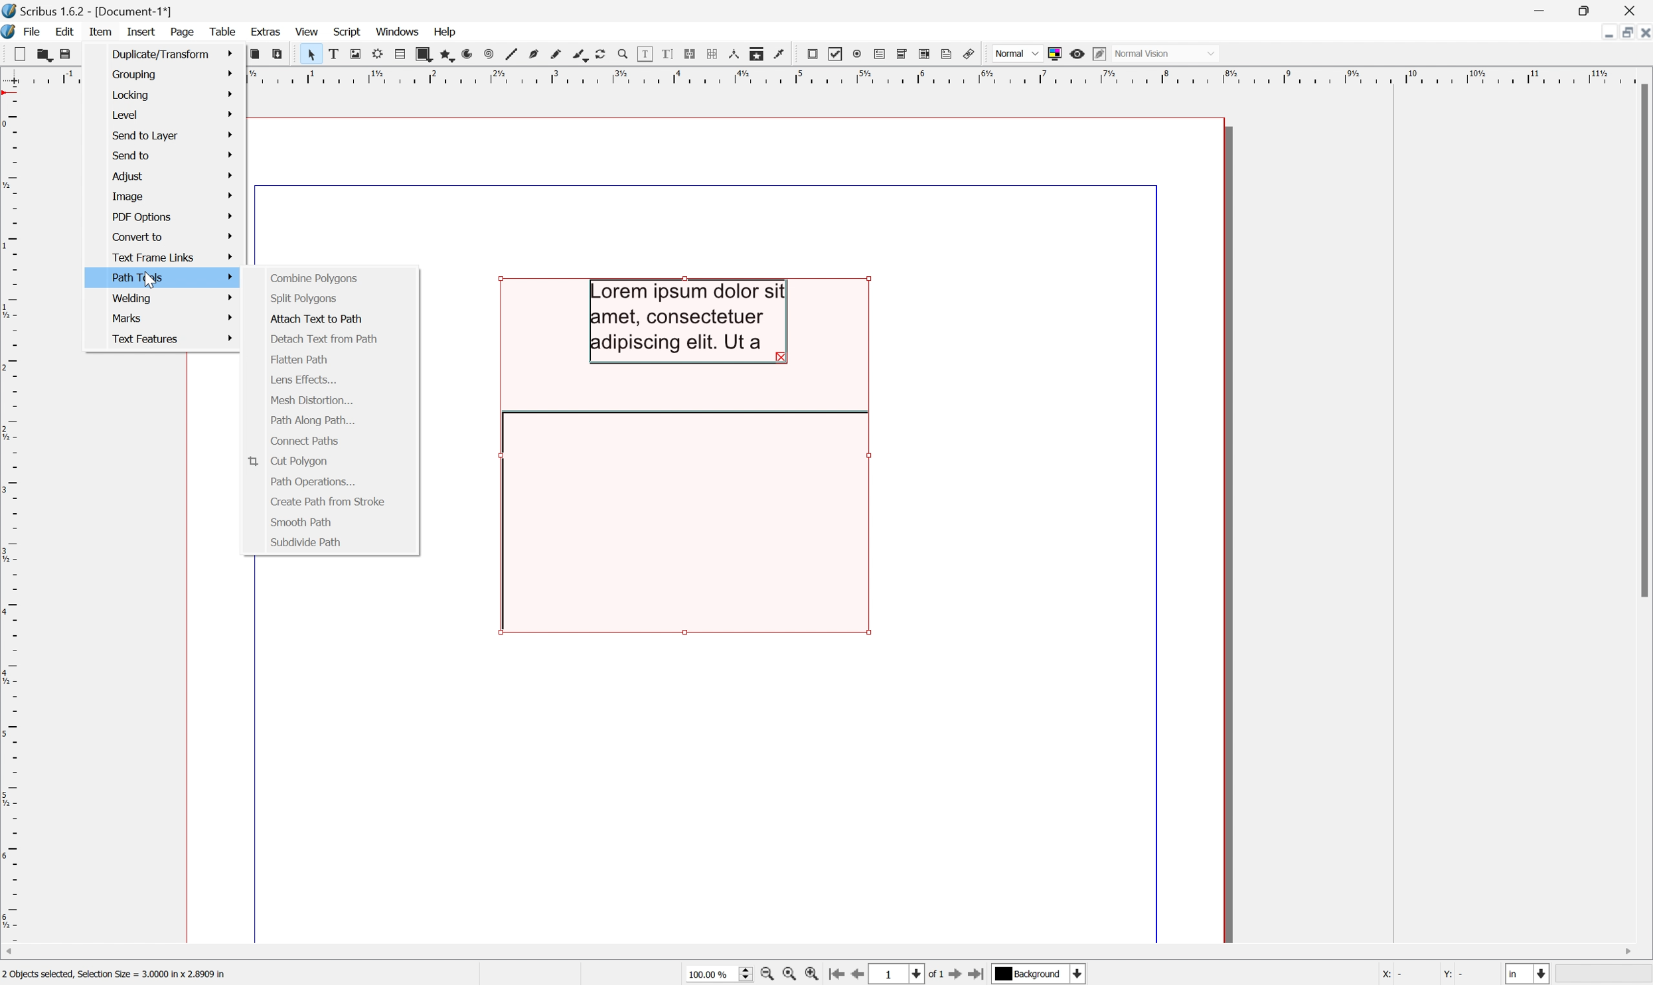  Describe the element at coordinates (307, 542) in the screenshot. I see `Subdivide path` at that location.